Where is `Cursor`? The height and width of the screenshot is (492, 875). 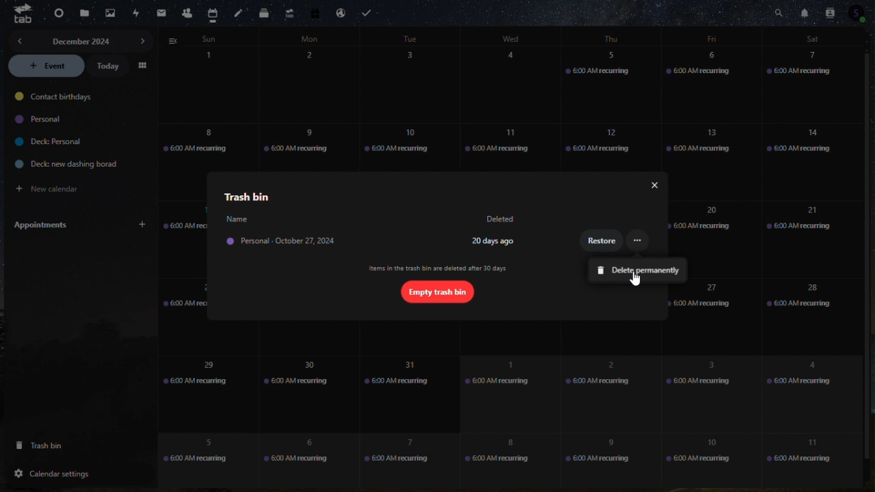 Cursor is located at coordinates (636, 279).